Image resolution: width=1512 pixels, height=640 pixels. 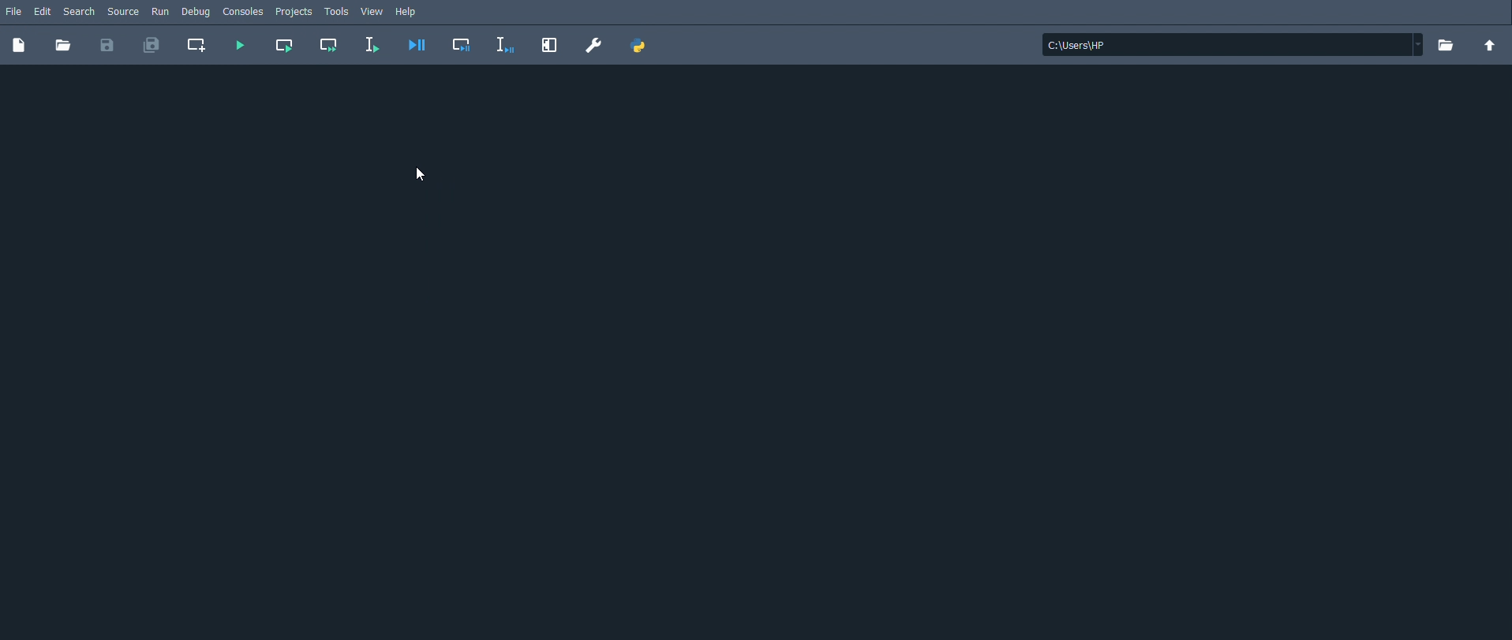 What do you see at coordinates (463, 45) in the screenshot?
I see `Debug cell` at bounding box center [463, 45].